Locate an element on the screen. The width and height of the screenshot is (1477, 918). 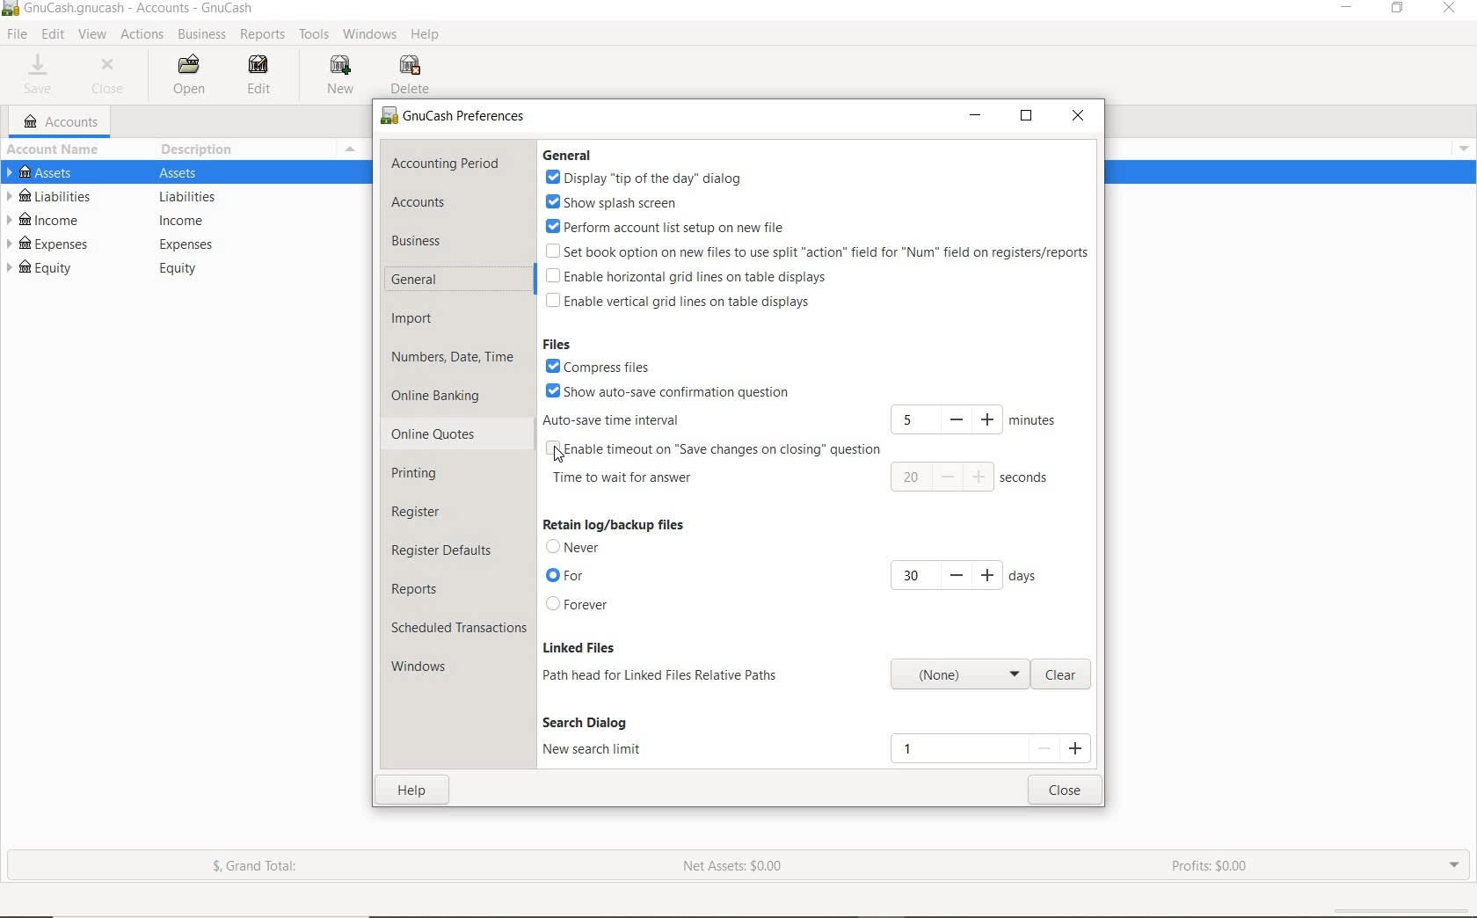
TOOLS is located at coordinates (314, 35).